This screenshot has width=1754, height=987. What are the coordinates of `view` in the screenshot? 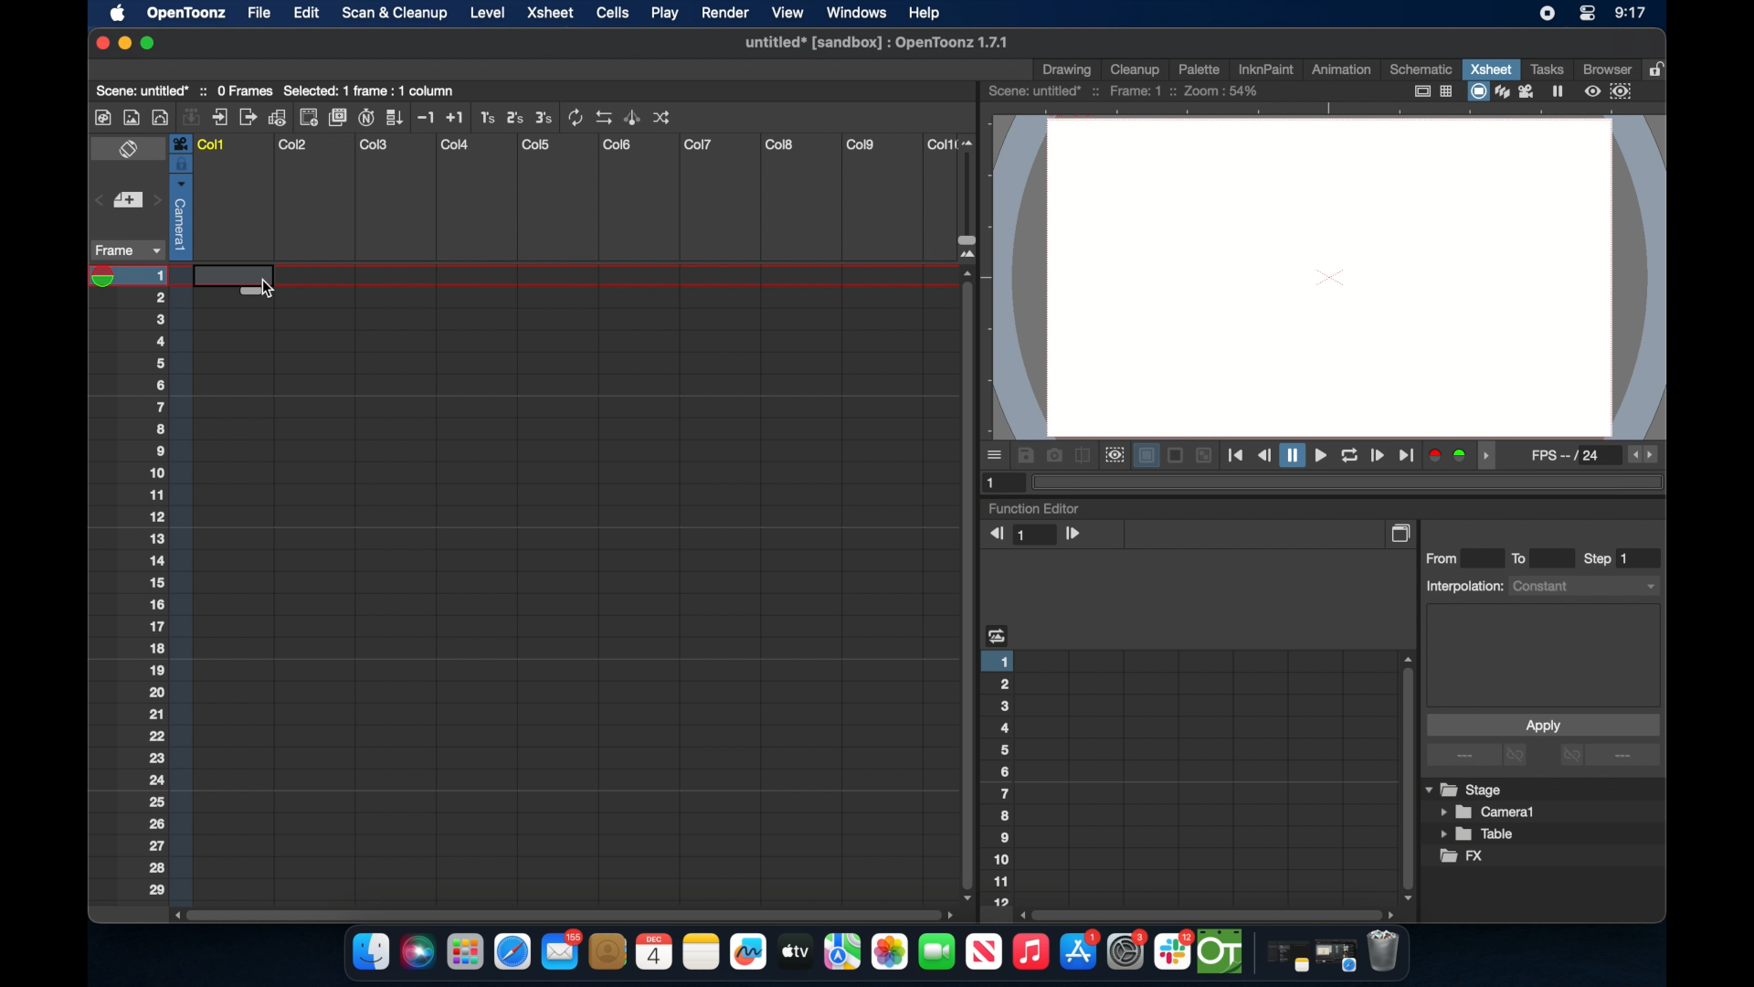 It's located at (785, 13).